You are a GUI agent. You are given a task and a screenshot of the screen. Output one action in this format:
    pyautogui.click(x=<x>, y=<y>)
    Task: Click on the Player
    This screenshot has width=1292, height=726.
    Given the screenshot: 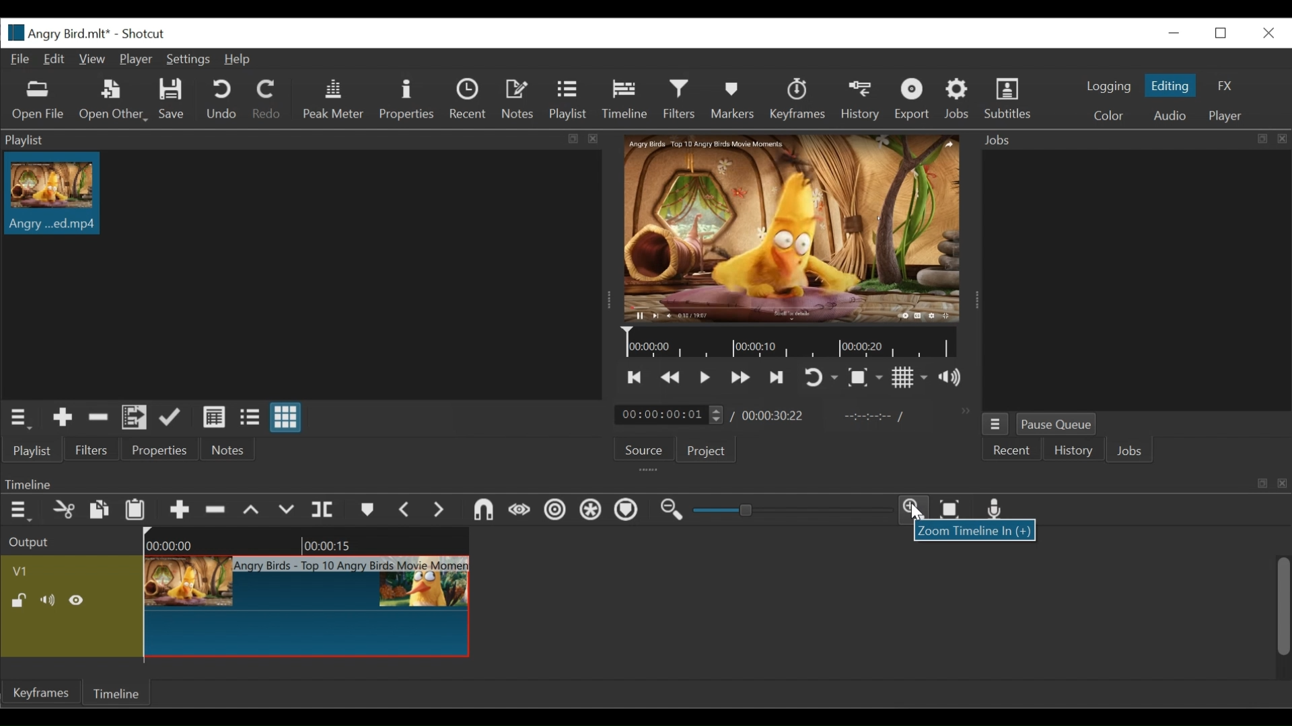 What is the action you would take?
    pyautogui.click(x=135, y=60)
    